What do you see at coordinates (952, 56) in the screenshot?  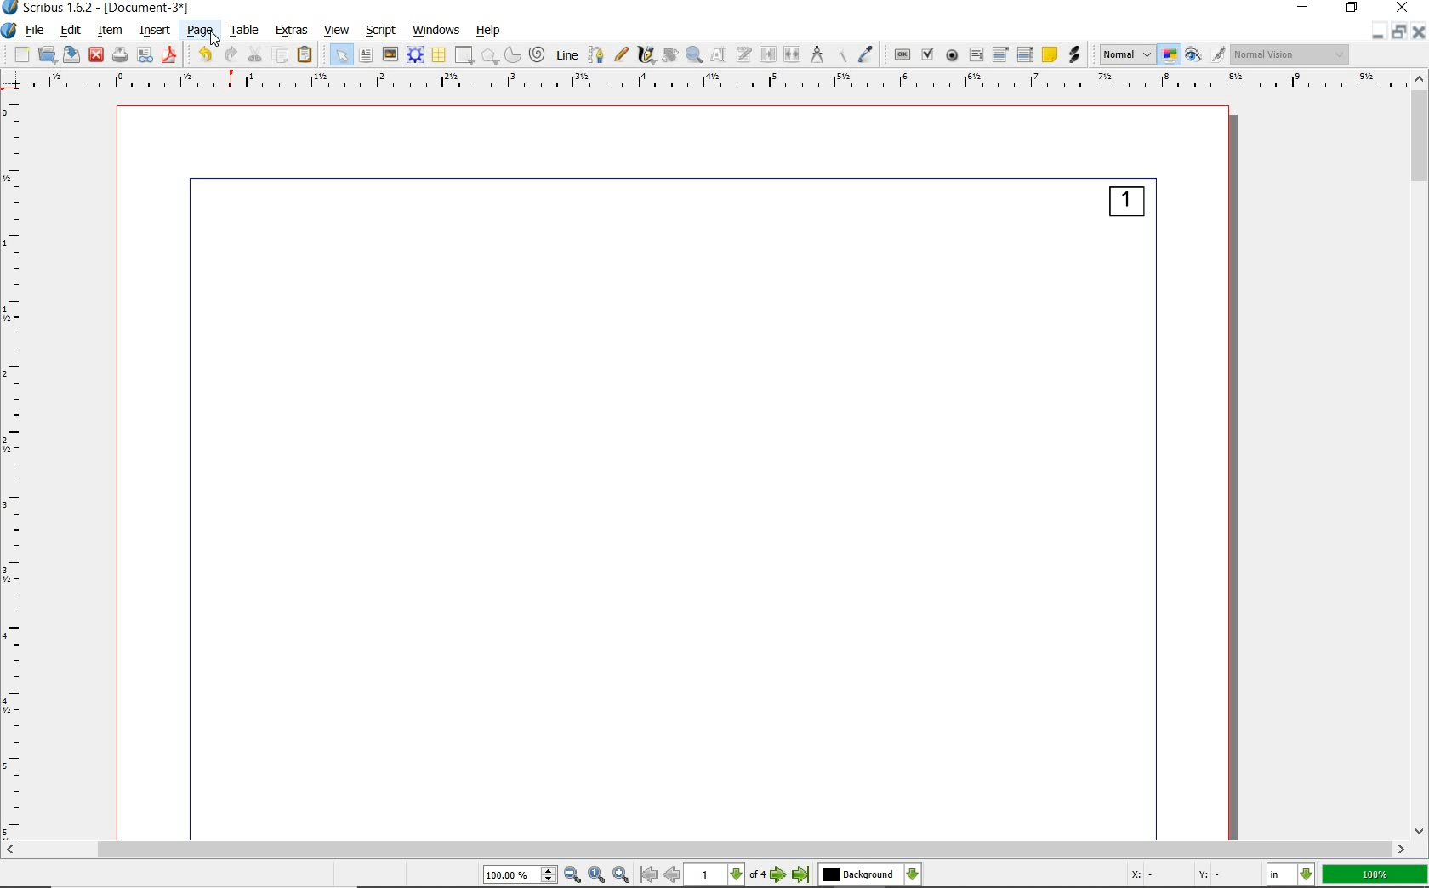 I see `pdf radio button` at bounding box center [952, 56].